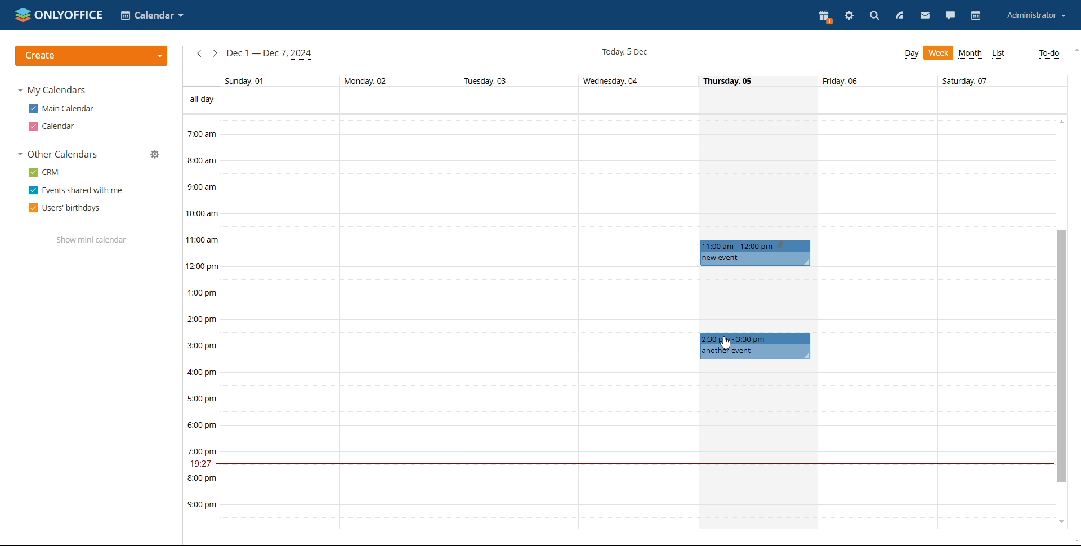 The image size is (1081, 546). Describe the element at coordinates (1074, 50) in the screenshot. I see `scroll up` at that location.